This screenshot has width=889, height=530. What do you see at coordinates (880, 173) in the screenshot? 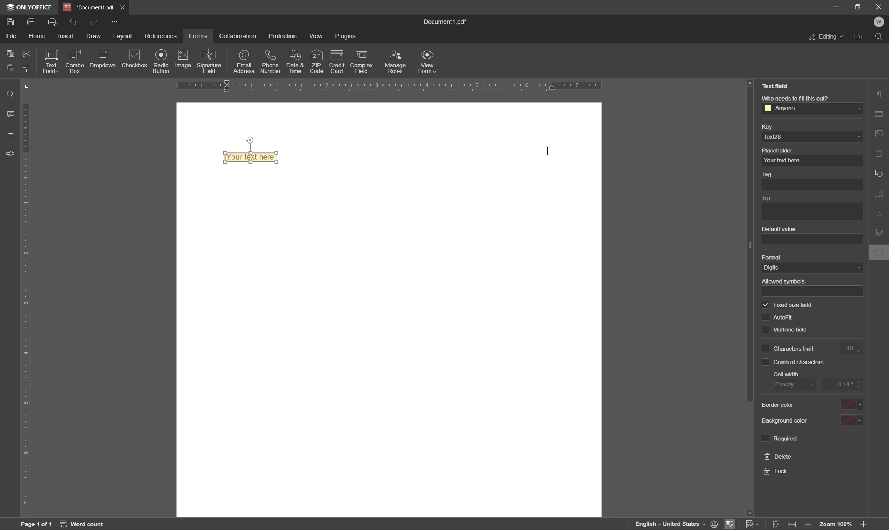
I see `shape settings` at bounding box center [880, 173].